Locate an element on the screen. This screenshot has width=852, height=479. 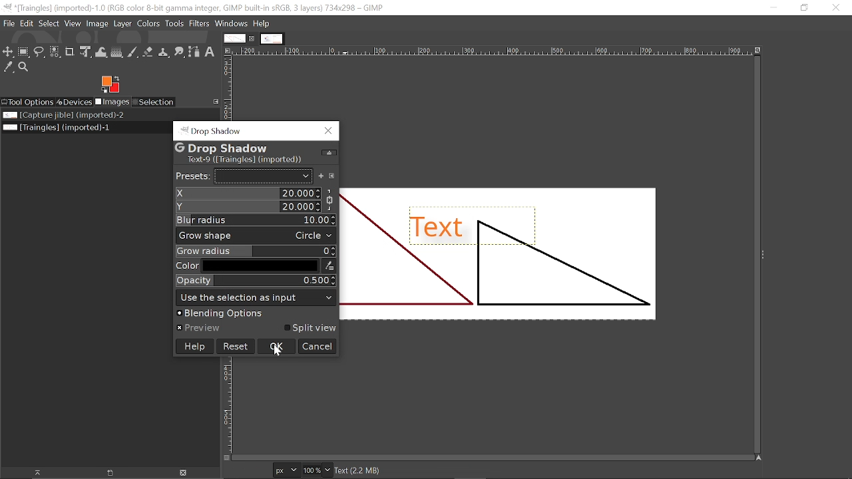
File is located at coordinates (9, 23).